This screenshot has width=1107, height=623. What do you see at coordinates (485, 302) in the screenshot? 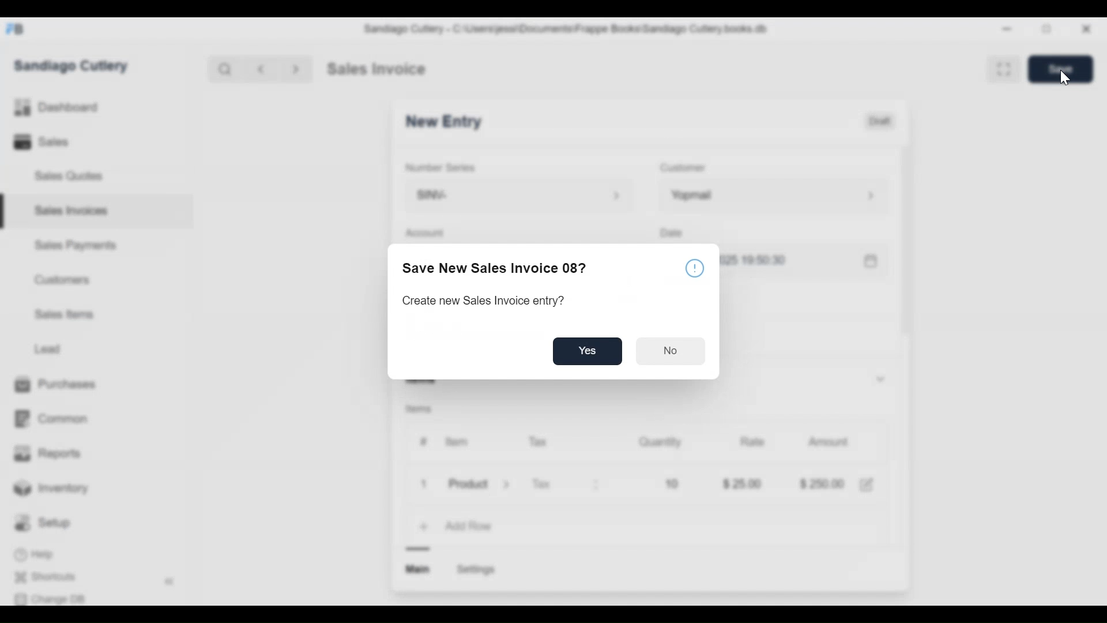
I see `Create new Sales Invoice entry?` at bounding box center [485, 302].